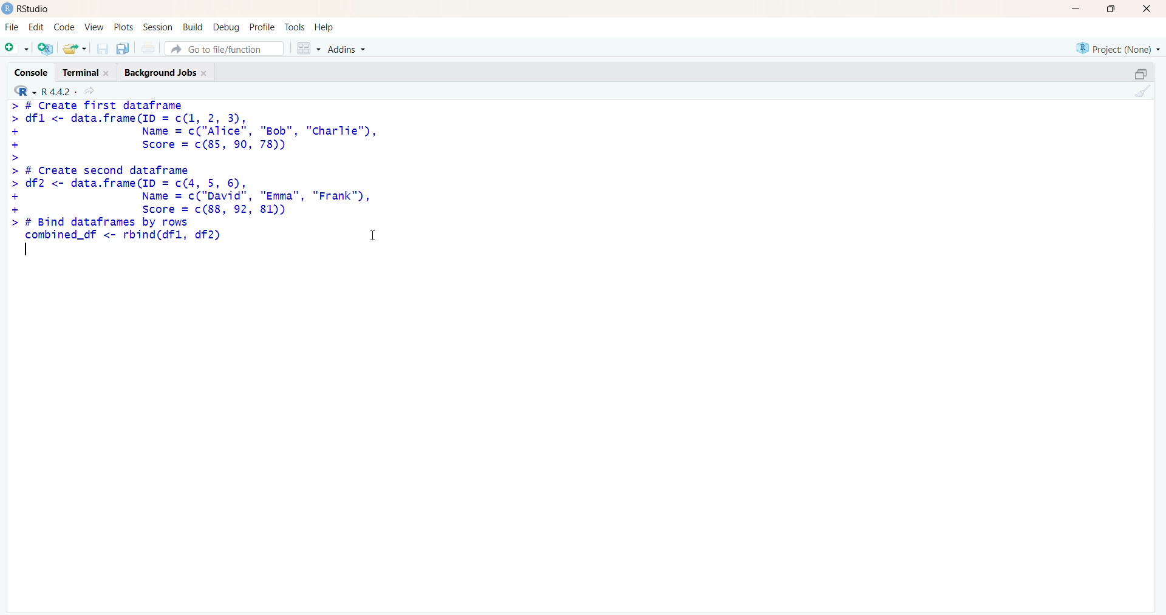 Image resolution: width=1166 pixels, height=615 pixels. Describe the element at coordinates (76, 49) in the screenshot. I see `open exixting file` at that location.